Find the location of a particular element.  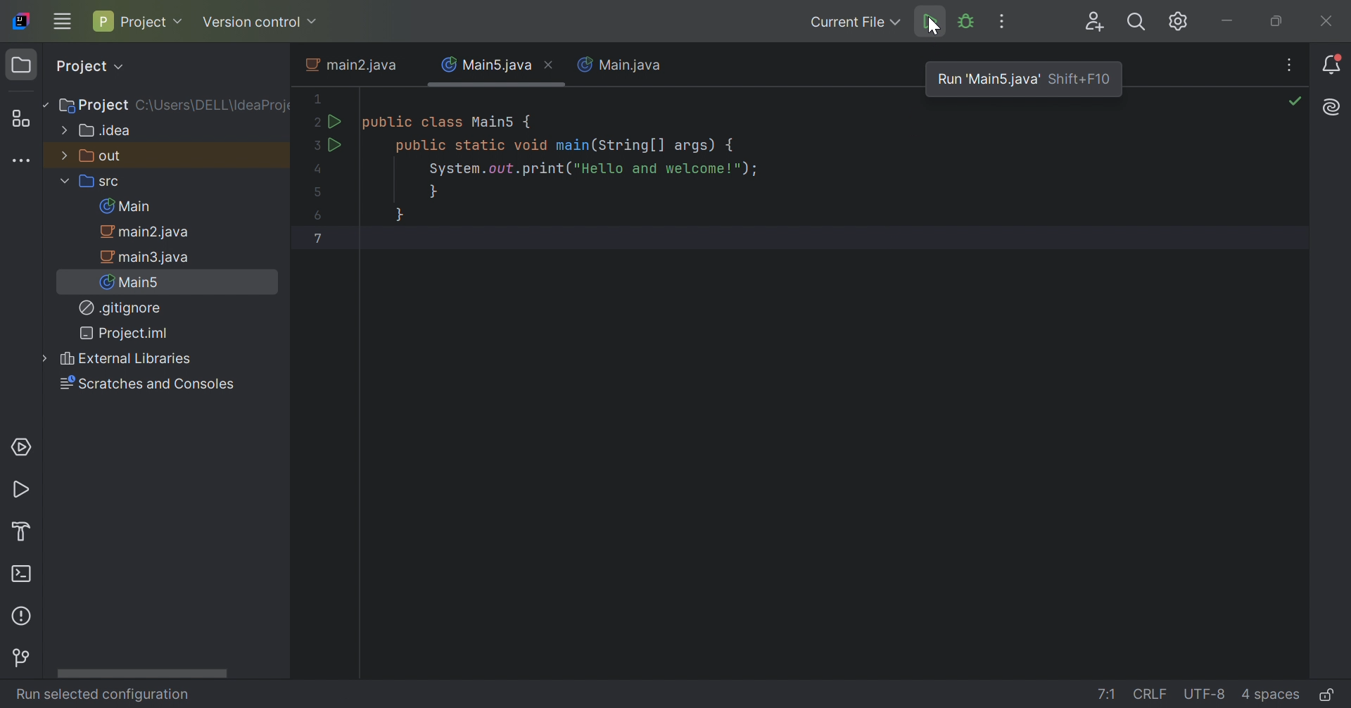

Restore Down is located at coordinates (1274, 23).